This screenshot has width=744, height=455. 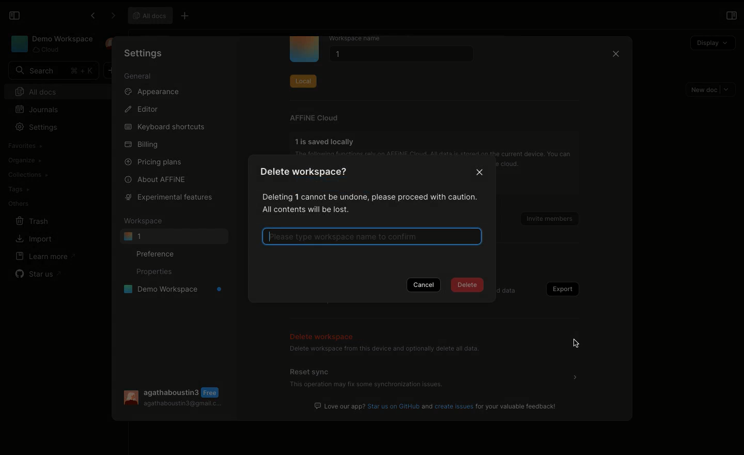 What do you see at coordinates (154, 161) in the screenshot?
I see `Pricing plans` at bounding box center [154, 161].